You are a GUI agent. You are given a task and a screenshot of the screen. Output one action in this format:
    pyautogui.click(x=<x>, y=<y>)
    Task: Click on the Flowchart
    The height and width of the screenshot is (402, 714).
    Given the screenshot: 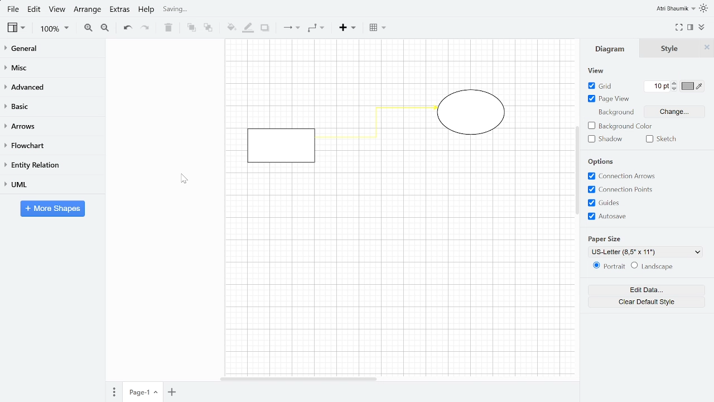 What is the action you would take?
    pyautogui.click(x=50, y=145)
    